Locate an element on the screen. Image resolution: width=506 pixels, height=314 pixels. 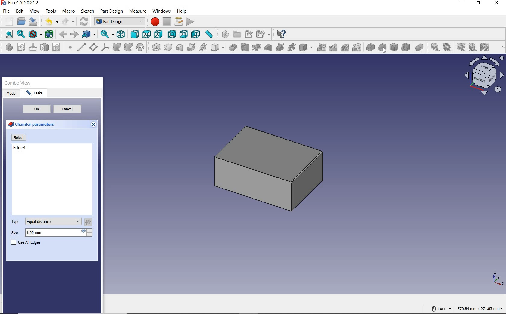
thickness is located at coordinates (406, 47).